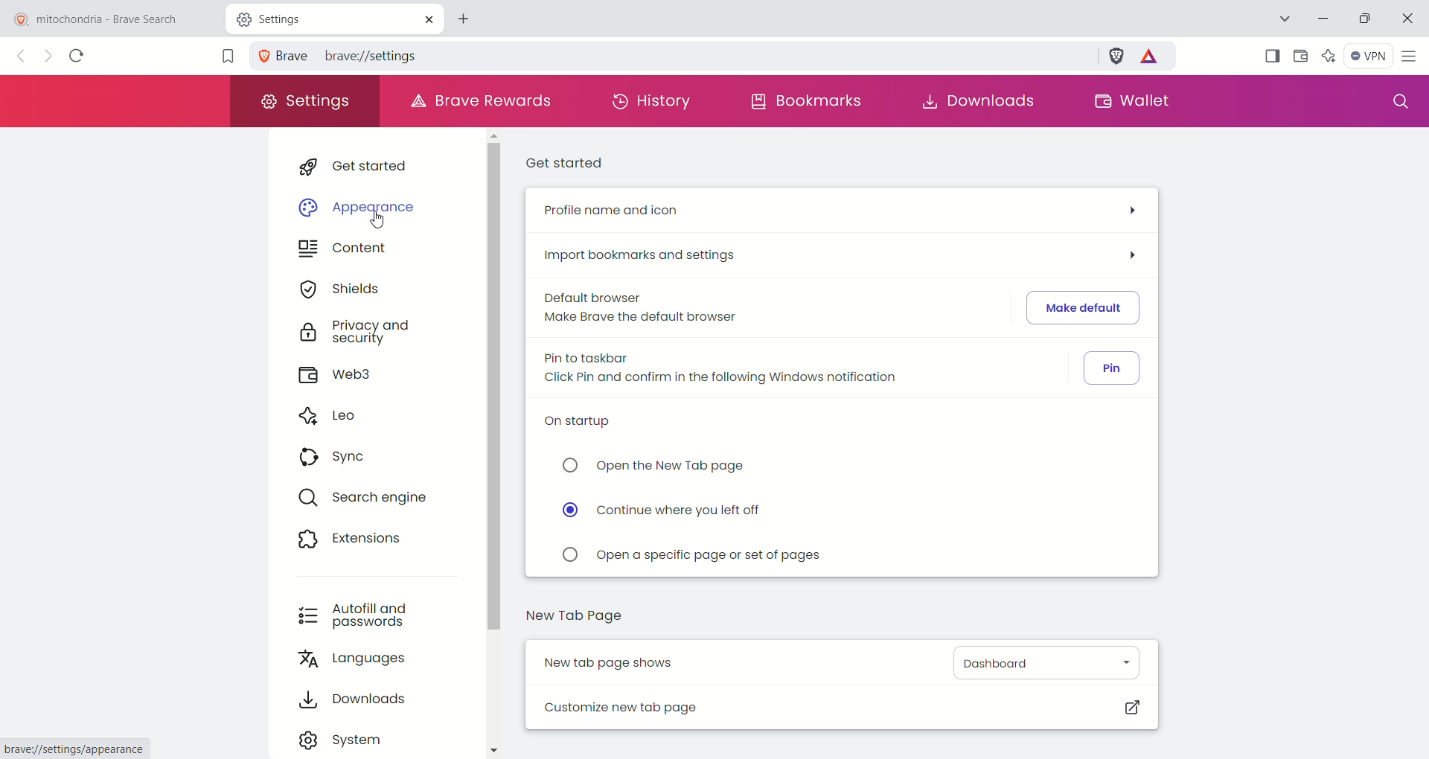 The width and height of the screenshot is (1429, 759). I want to click on brave://settings/appearance, so click(77, 749).